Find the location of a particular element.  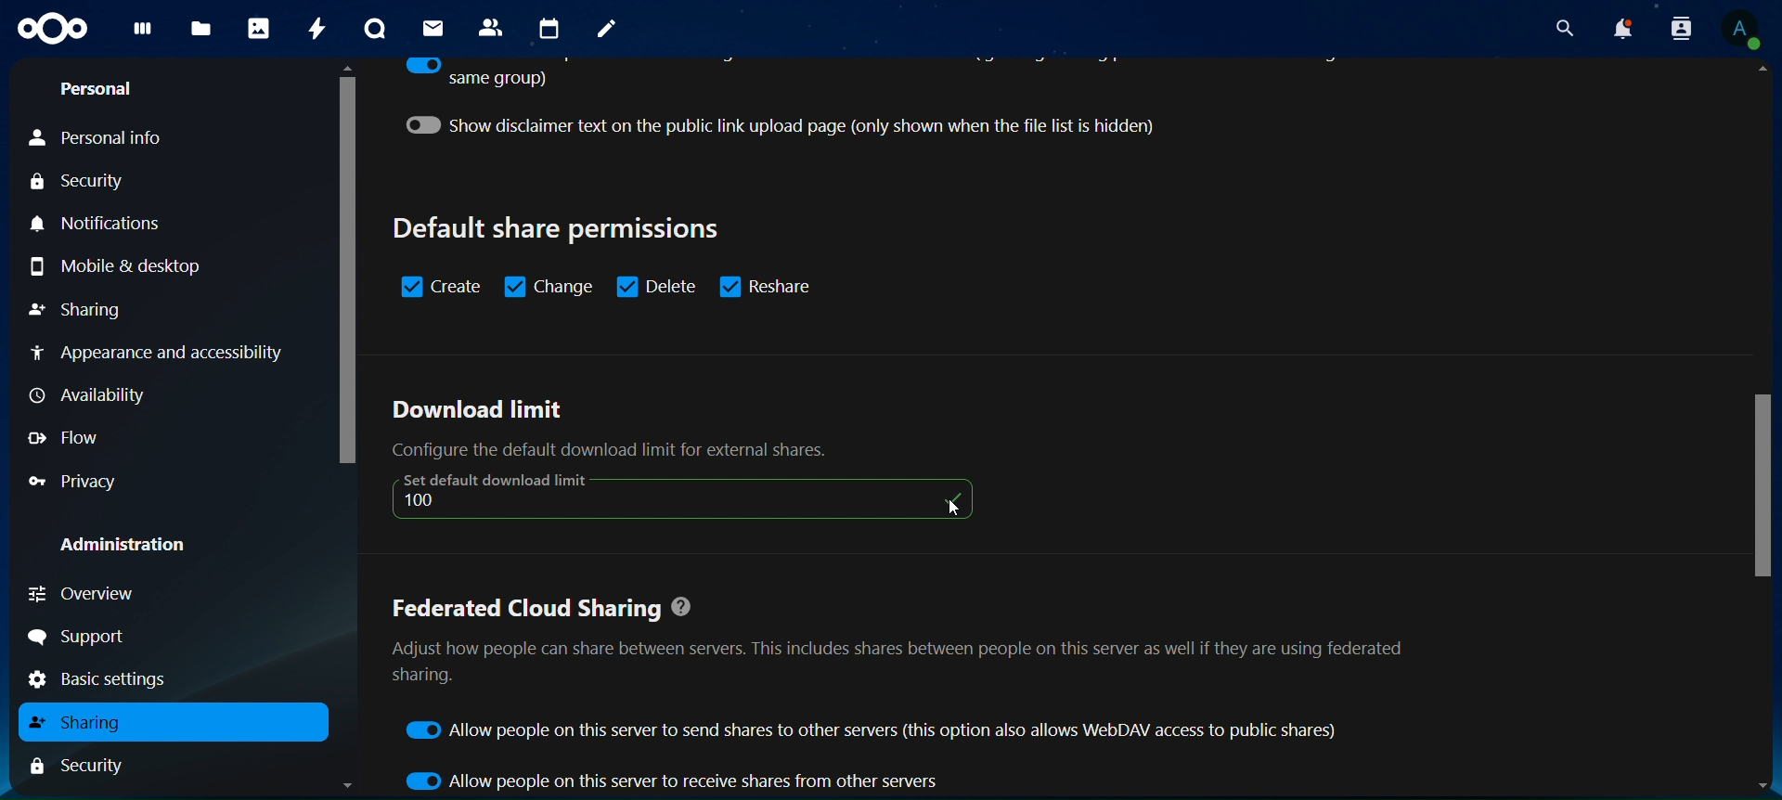

federated cloud sharing is located at coordinates (900, 648).